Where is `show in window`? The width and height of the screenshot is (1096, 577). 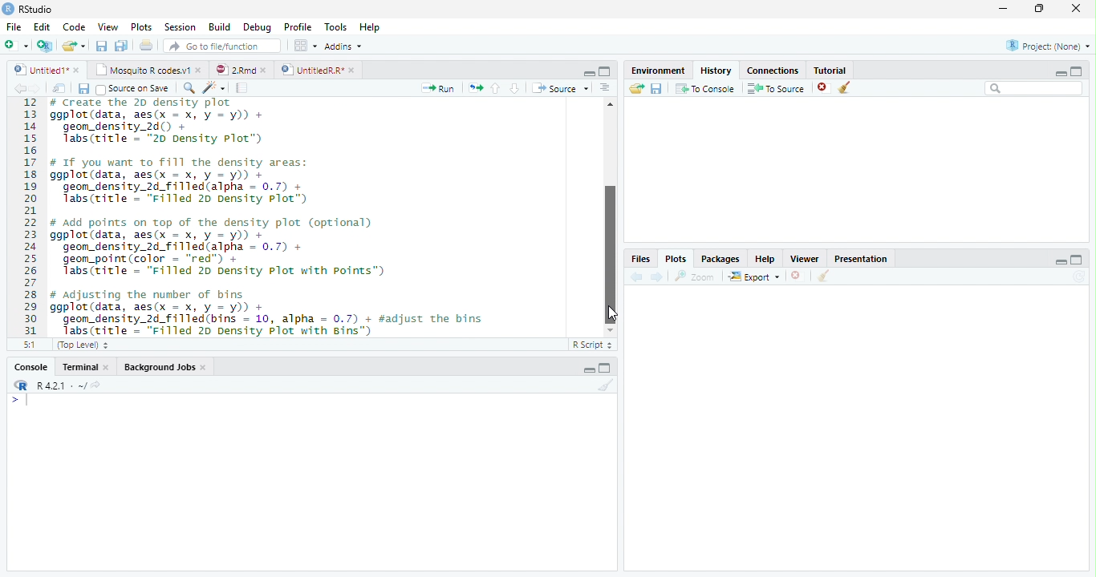 show in window is located at coordinates (60, 89).